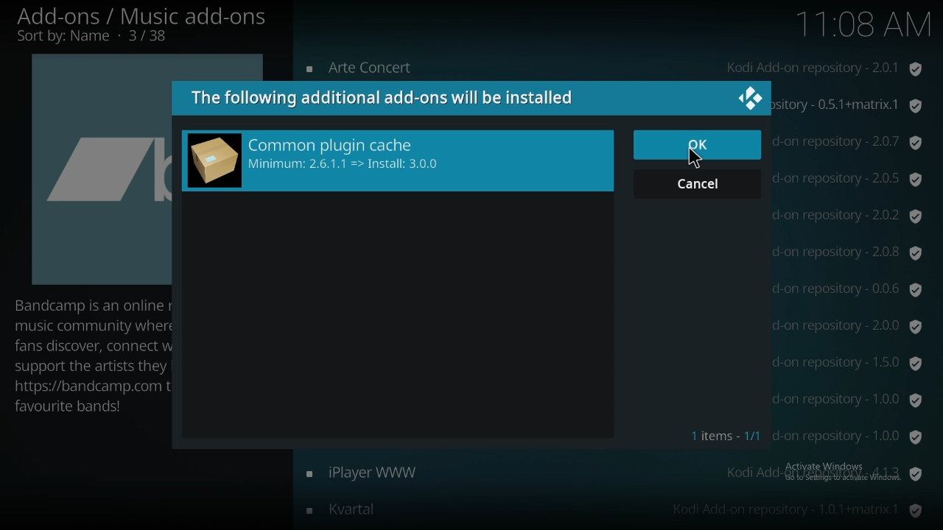 Image resolution: width=943 pixels, height=530 pixels. I want to click on info, so click(90, 355).